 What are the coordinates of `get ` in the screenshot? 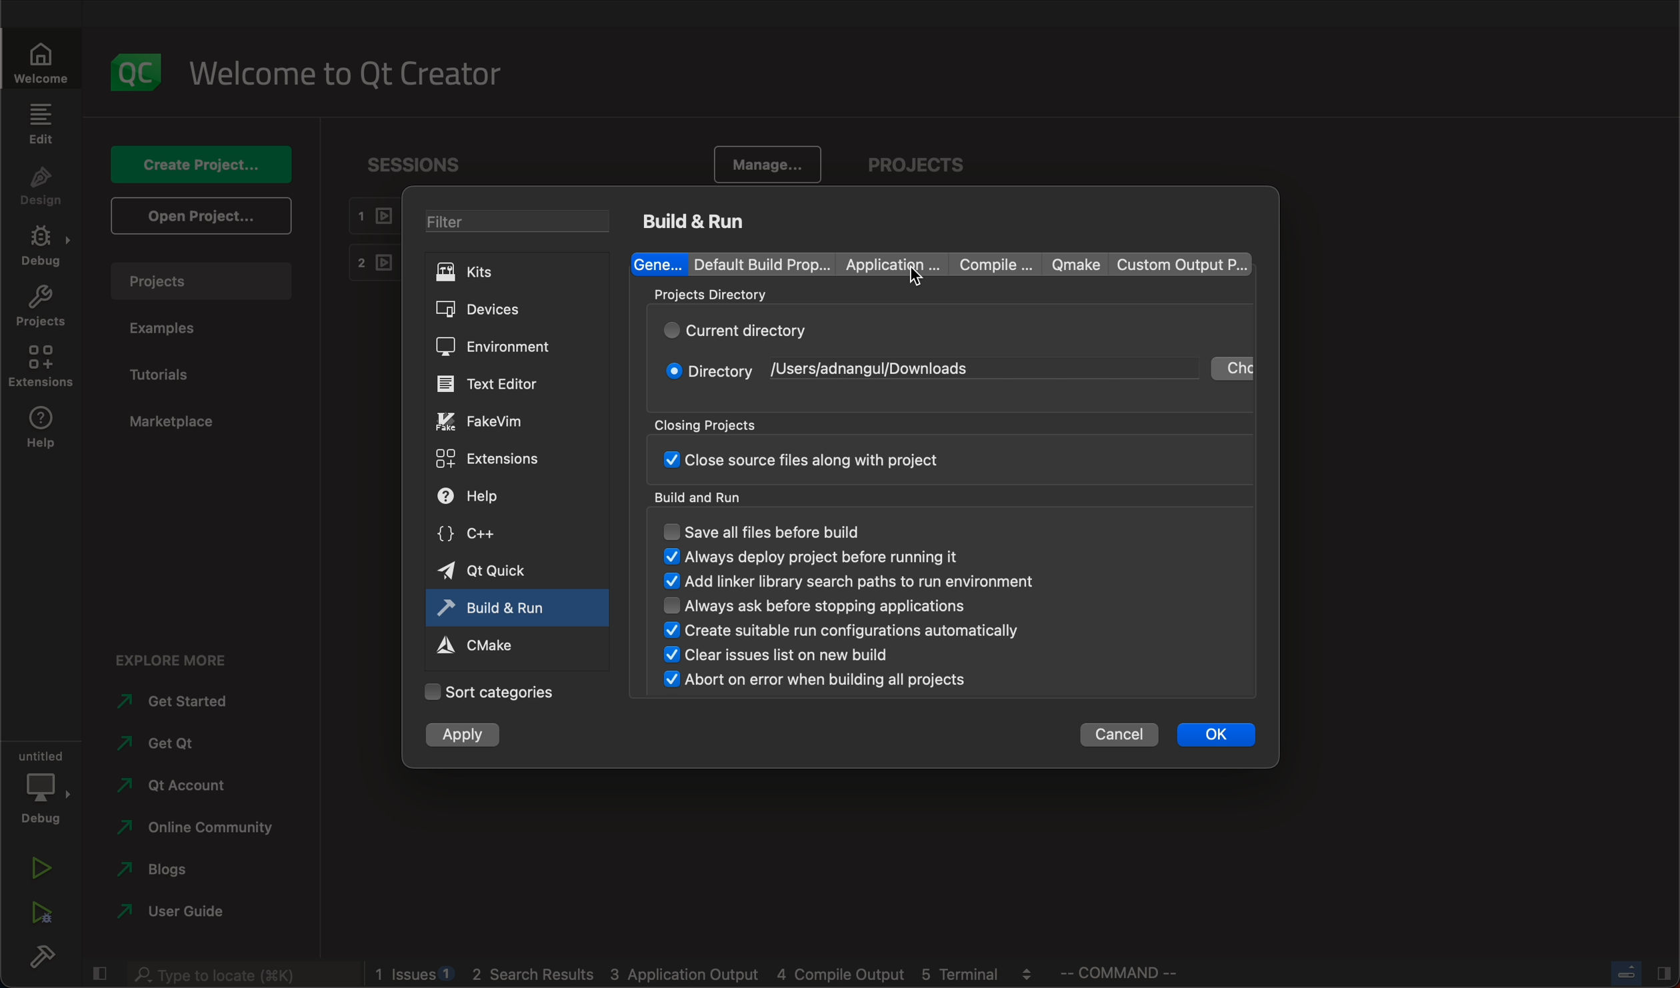 It's located at (185, 743).